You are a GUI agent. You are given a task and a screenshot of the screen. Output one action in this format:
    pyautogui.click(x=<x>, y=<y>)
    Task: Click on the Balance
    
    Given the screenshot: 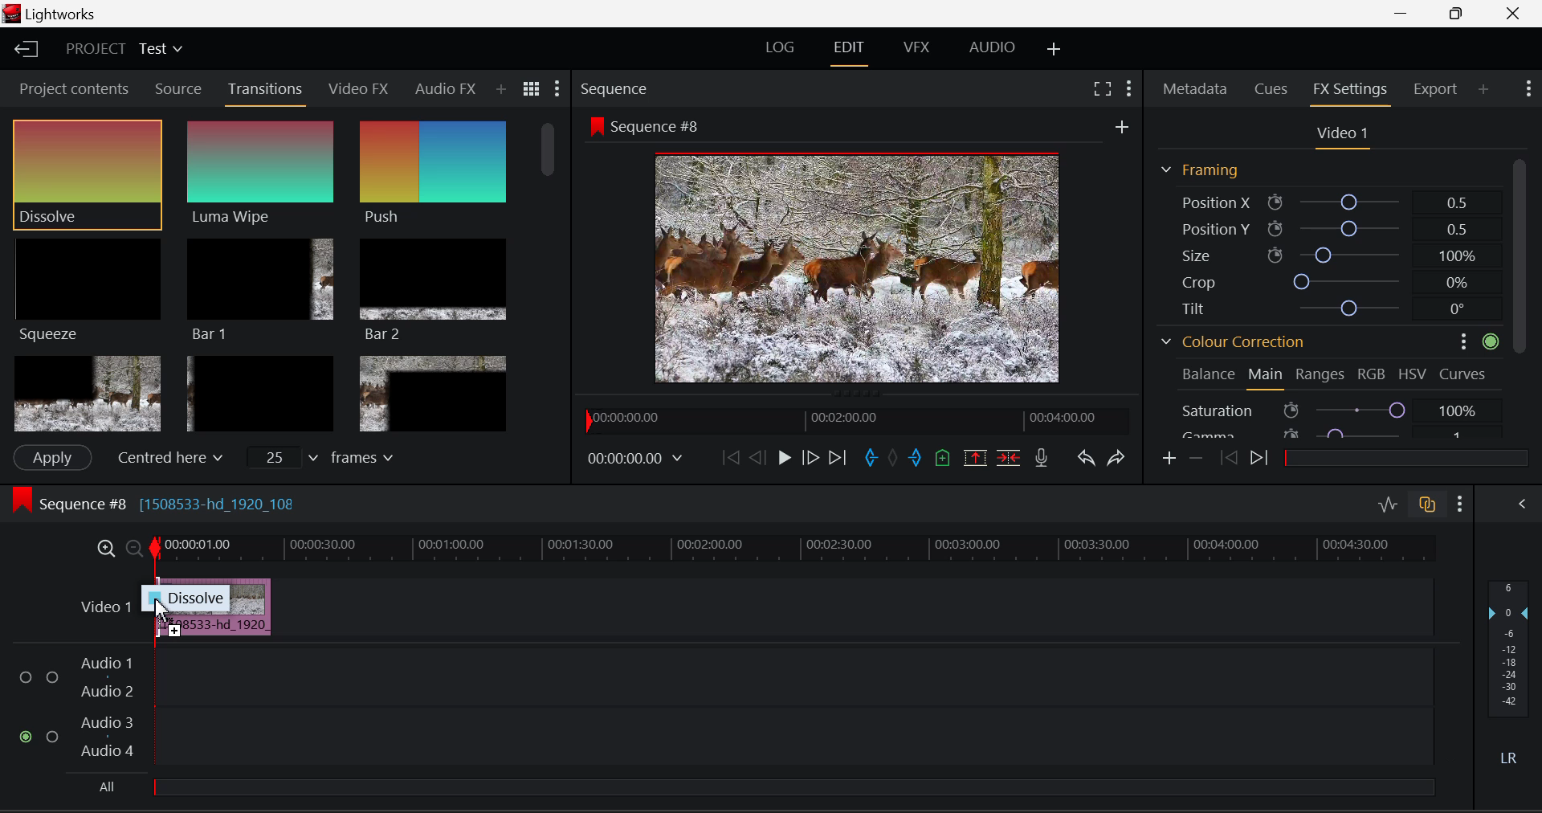 What is the action you would take?
    pyautogui.click(x=1208, y=374)
    